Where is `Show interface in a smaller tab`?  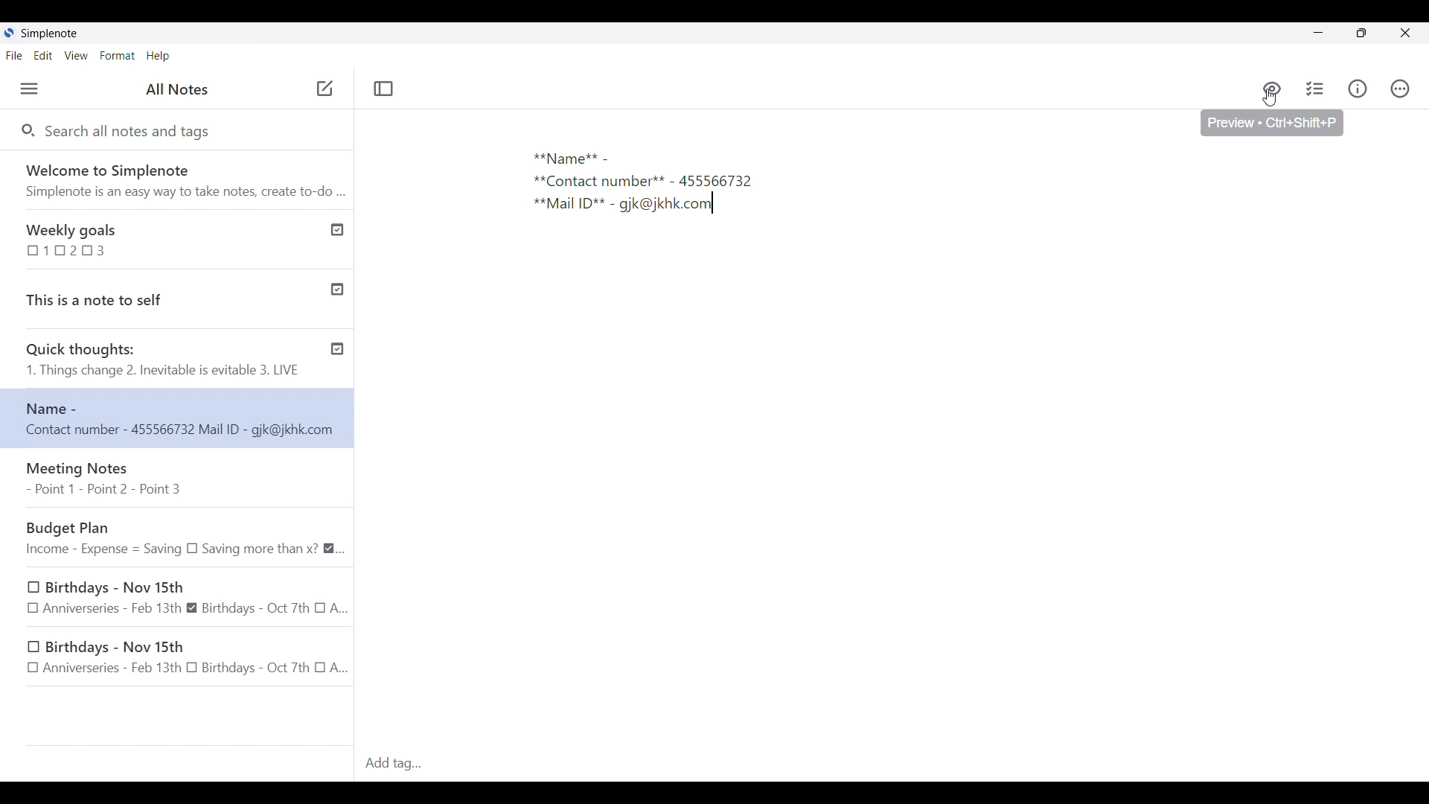
Show interface in a smaller tab is located at coordinates (1362, 33).